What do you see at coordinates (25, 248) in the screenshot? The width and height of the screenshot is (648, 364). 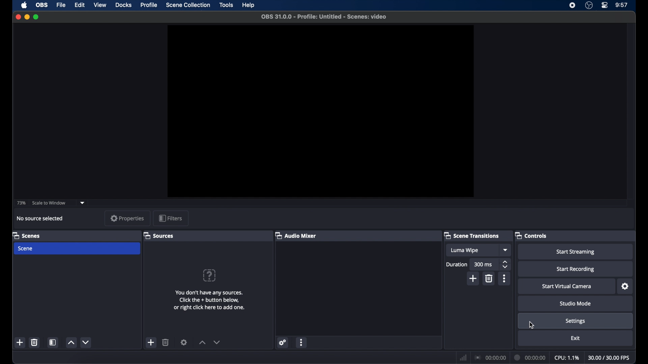 I see `scene` at bounding box center [25, 248].